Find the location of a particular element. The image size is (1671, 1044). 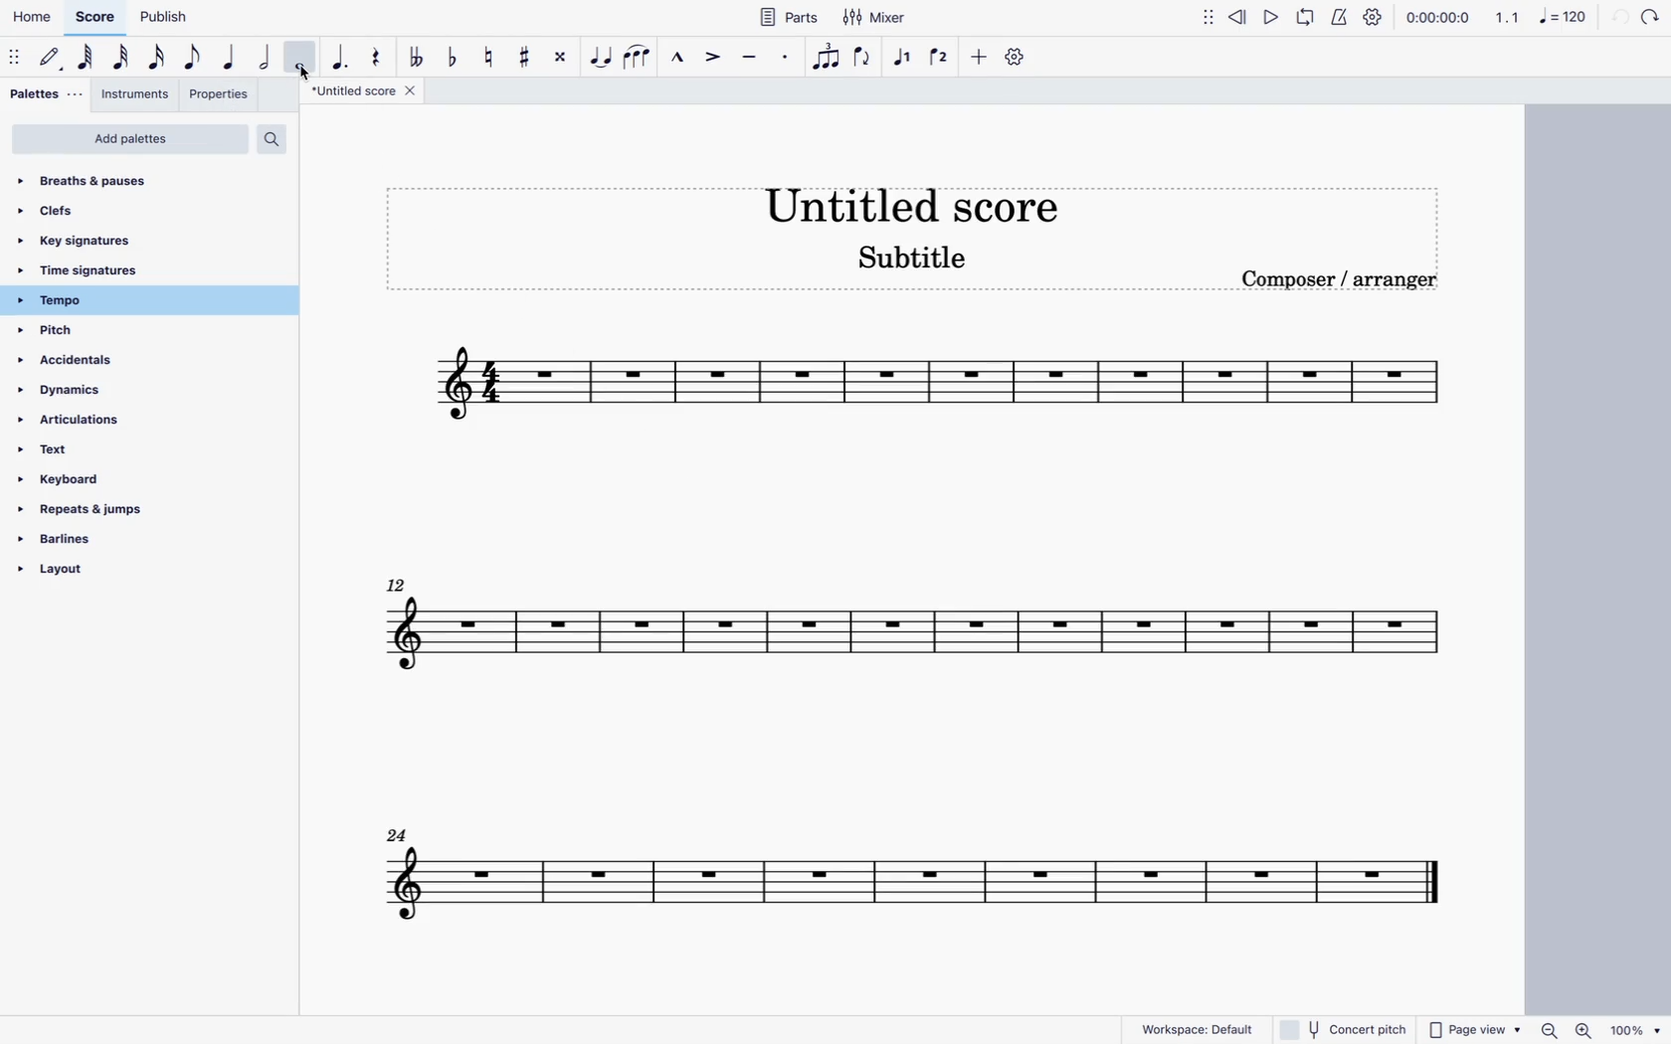

toggle flat is located at coordinates (453, 57).